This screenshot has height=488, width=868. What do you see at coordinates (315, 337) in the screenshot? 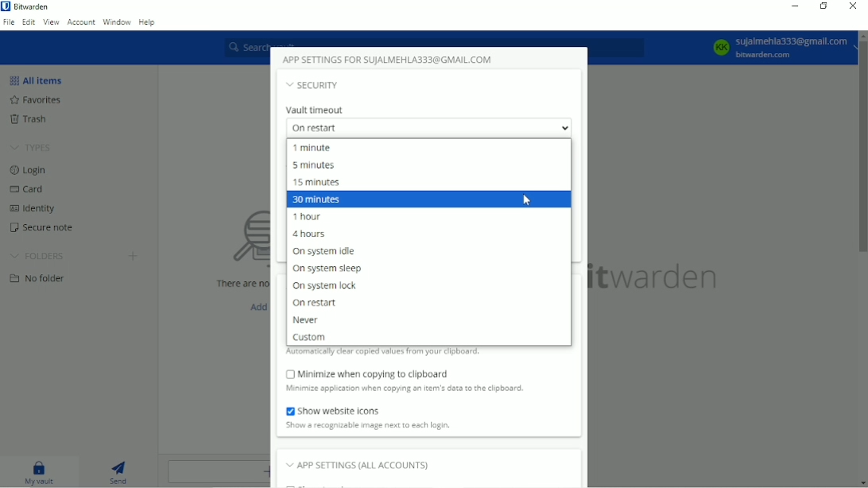
I see `Custom` at bounding box center [315, 337].